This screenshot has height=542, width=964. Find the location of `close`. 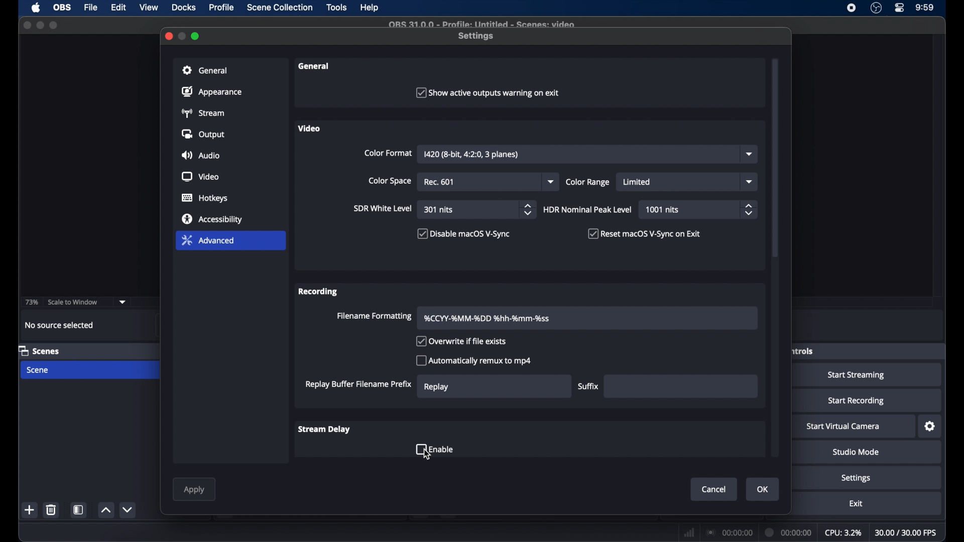

close is located at coordinates (168, 36).